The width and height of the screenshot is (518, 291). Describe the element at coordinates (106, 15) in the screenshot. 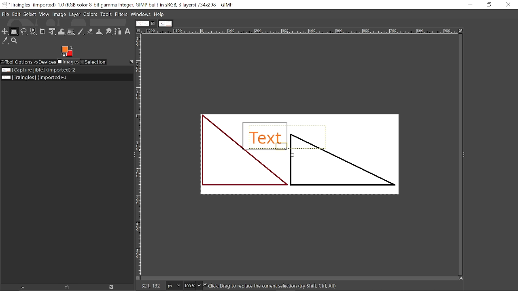

I see `Tools` at that location.